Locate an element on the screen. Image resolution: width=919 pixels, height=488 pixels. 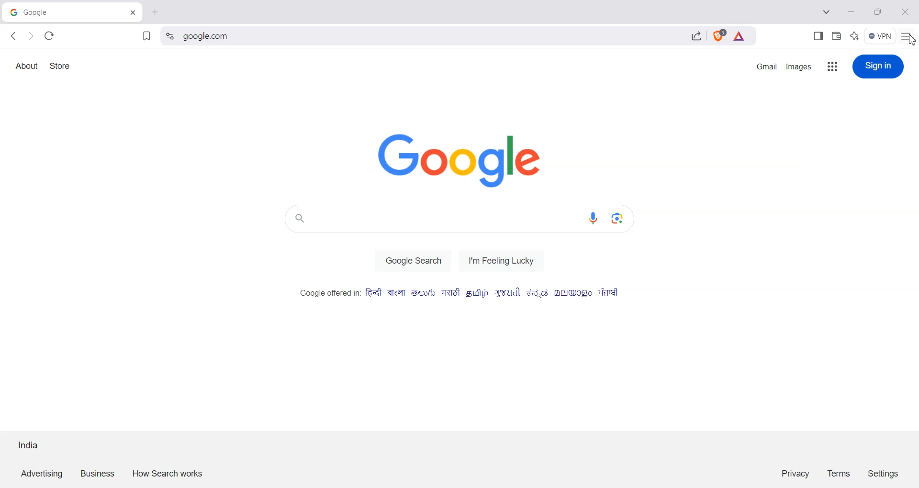
Leo Ai is located at coordinates (854, 35).